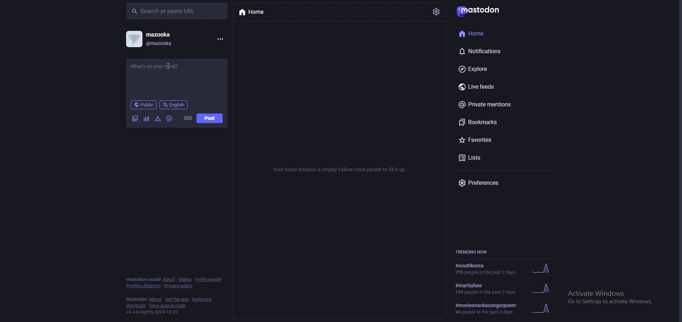 The image size is (682, 322). Describe the element at coordinates (135, 299) in the screenshot. I see `mastodon` at that location.